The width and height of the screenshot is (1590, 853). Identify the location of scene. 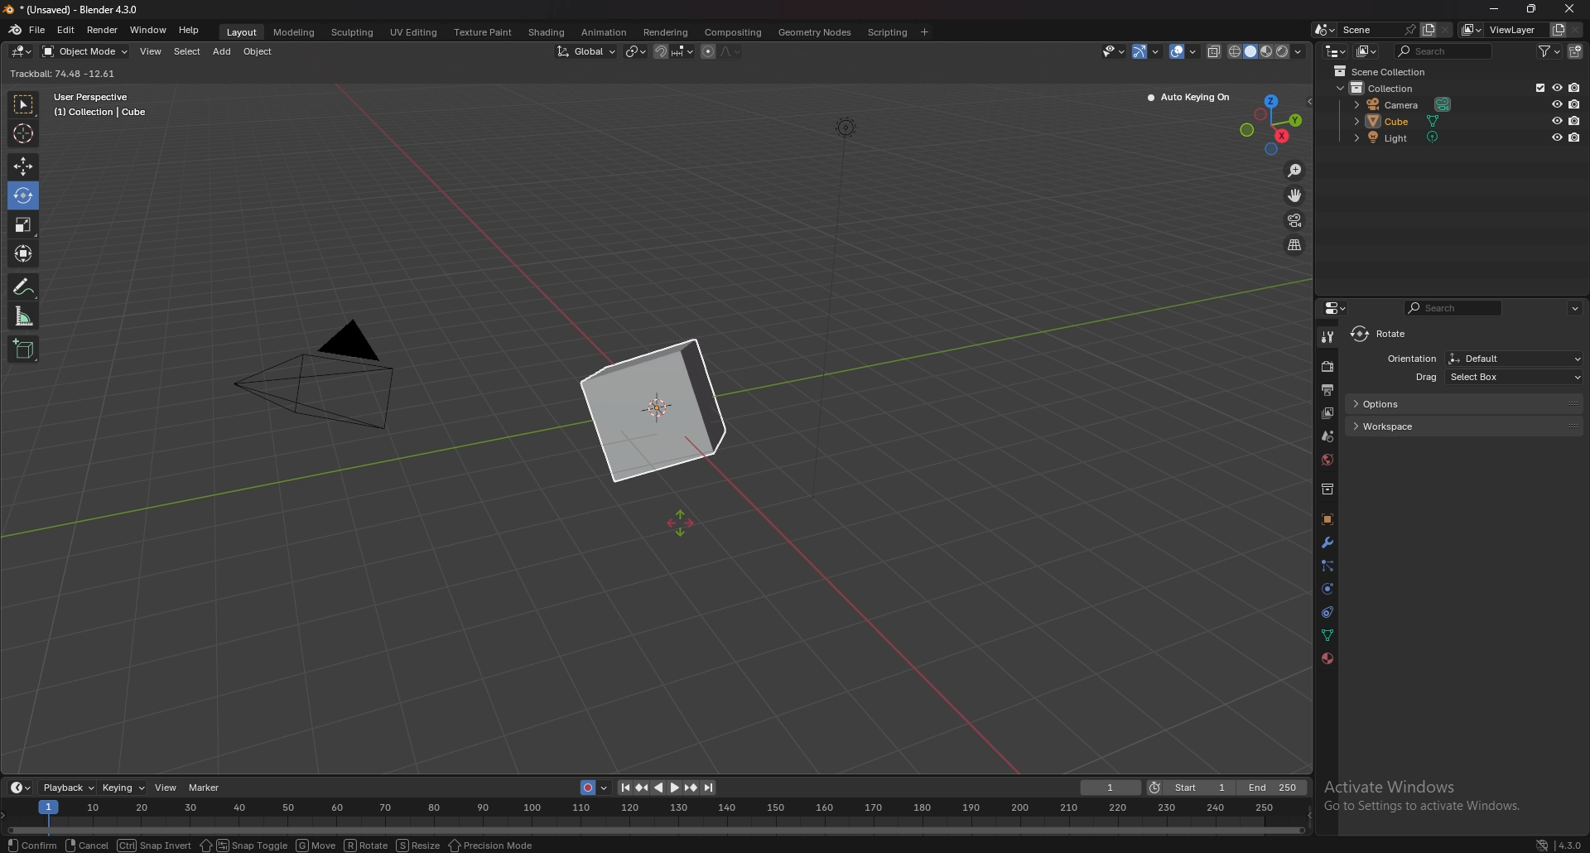
(1328, 435).